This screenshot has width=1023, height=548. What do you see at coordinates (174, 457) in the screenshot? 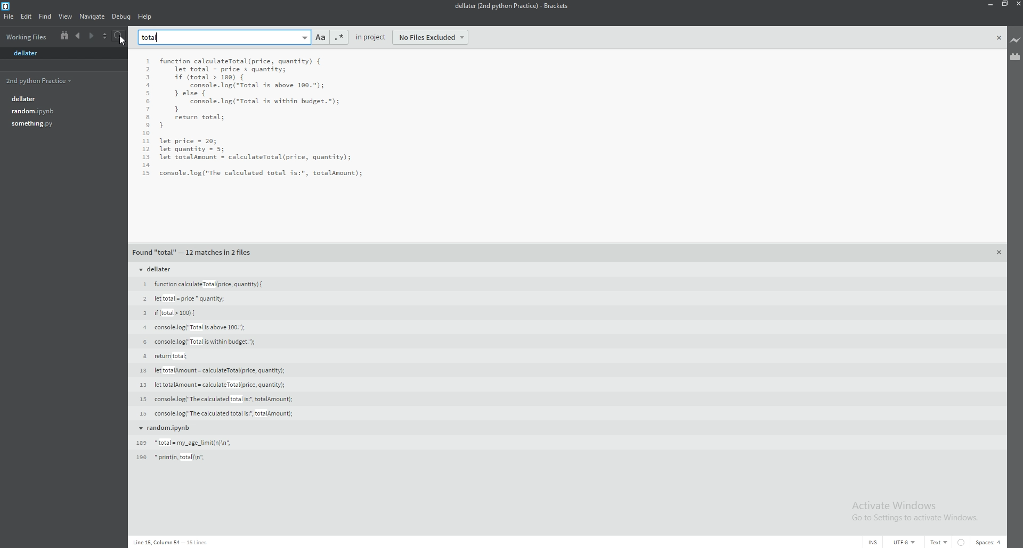
I see `190 "print(n,total)\n` at bounding box center [174, 457].